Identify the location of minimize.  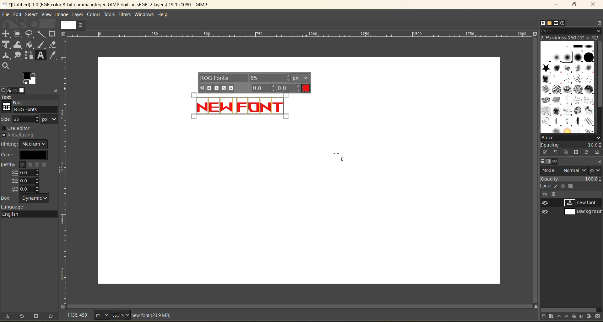
(557, 5).